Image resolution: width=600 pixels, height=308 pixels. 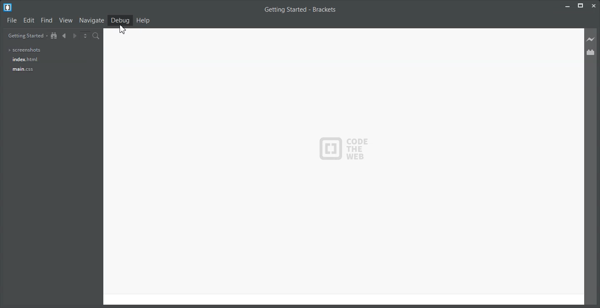 I want to click on Split the editor vertically or Horizontally, so click(x=85, y=36).